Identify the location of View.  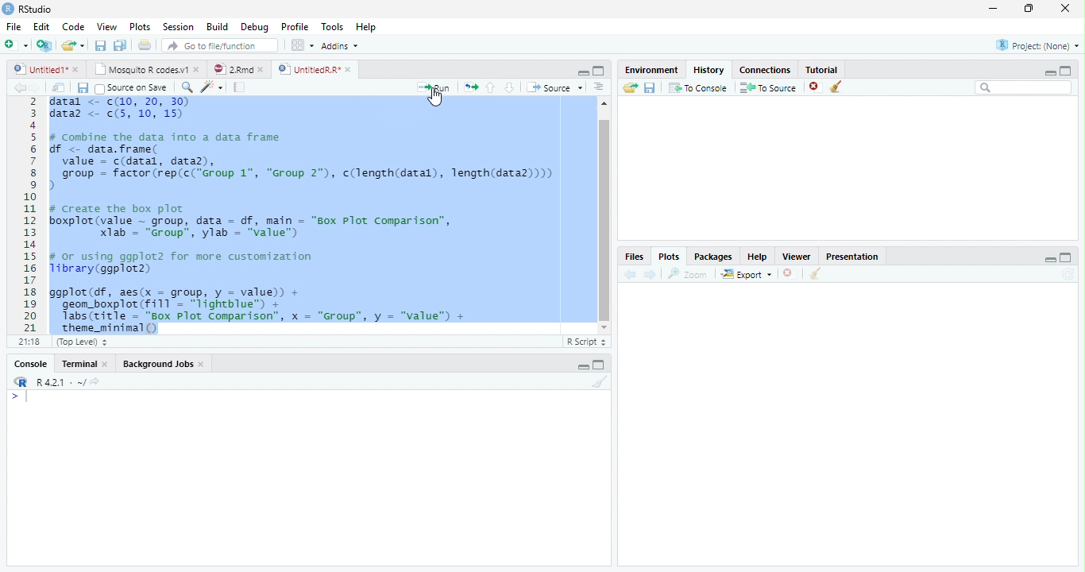
(106, 25).